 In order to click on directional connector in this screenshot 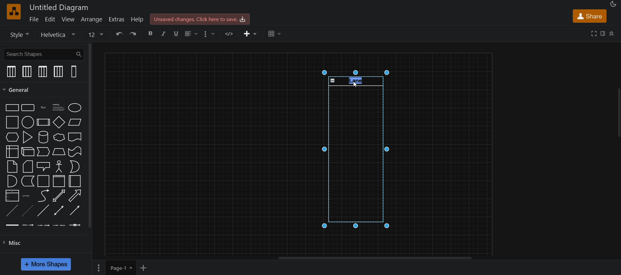, I will do `click(76, 212)`.